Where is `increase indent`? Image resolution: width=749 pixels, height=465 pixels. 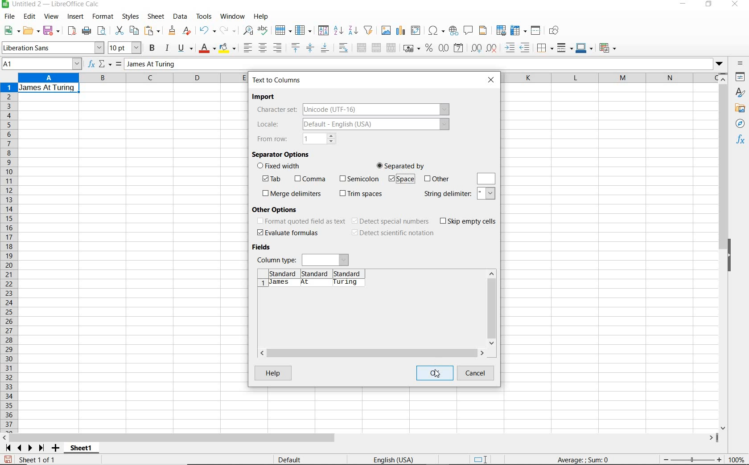
increase indent is located at coordinates (511, 48).